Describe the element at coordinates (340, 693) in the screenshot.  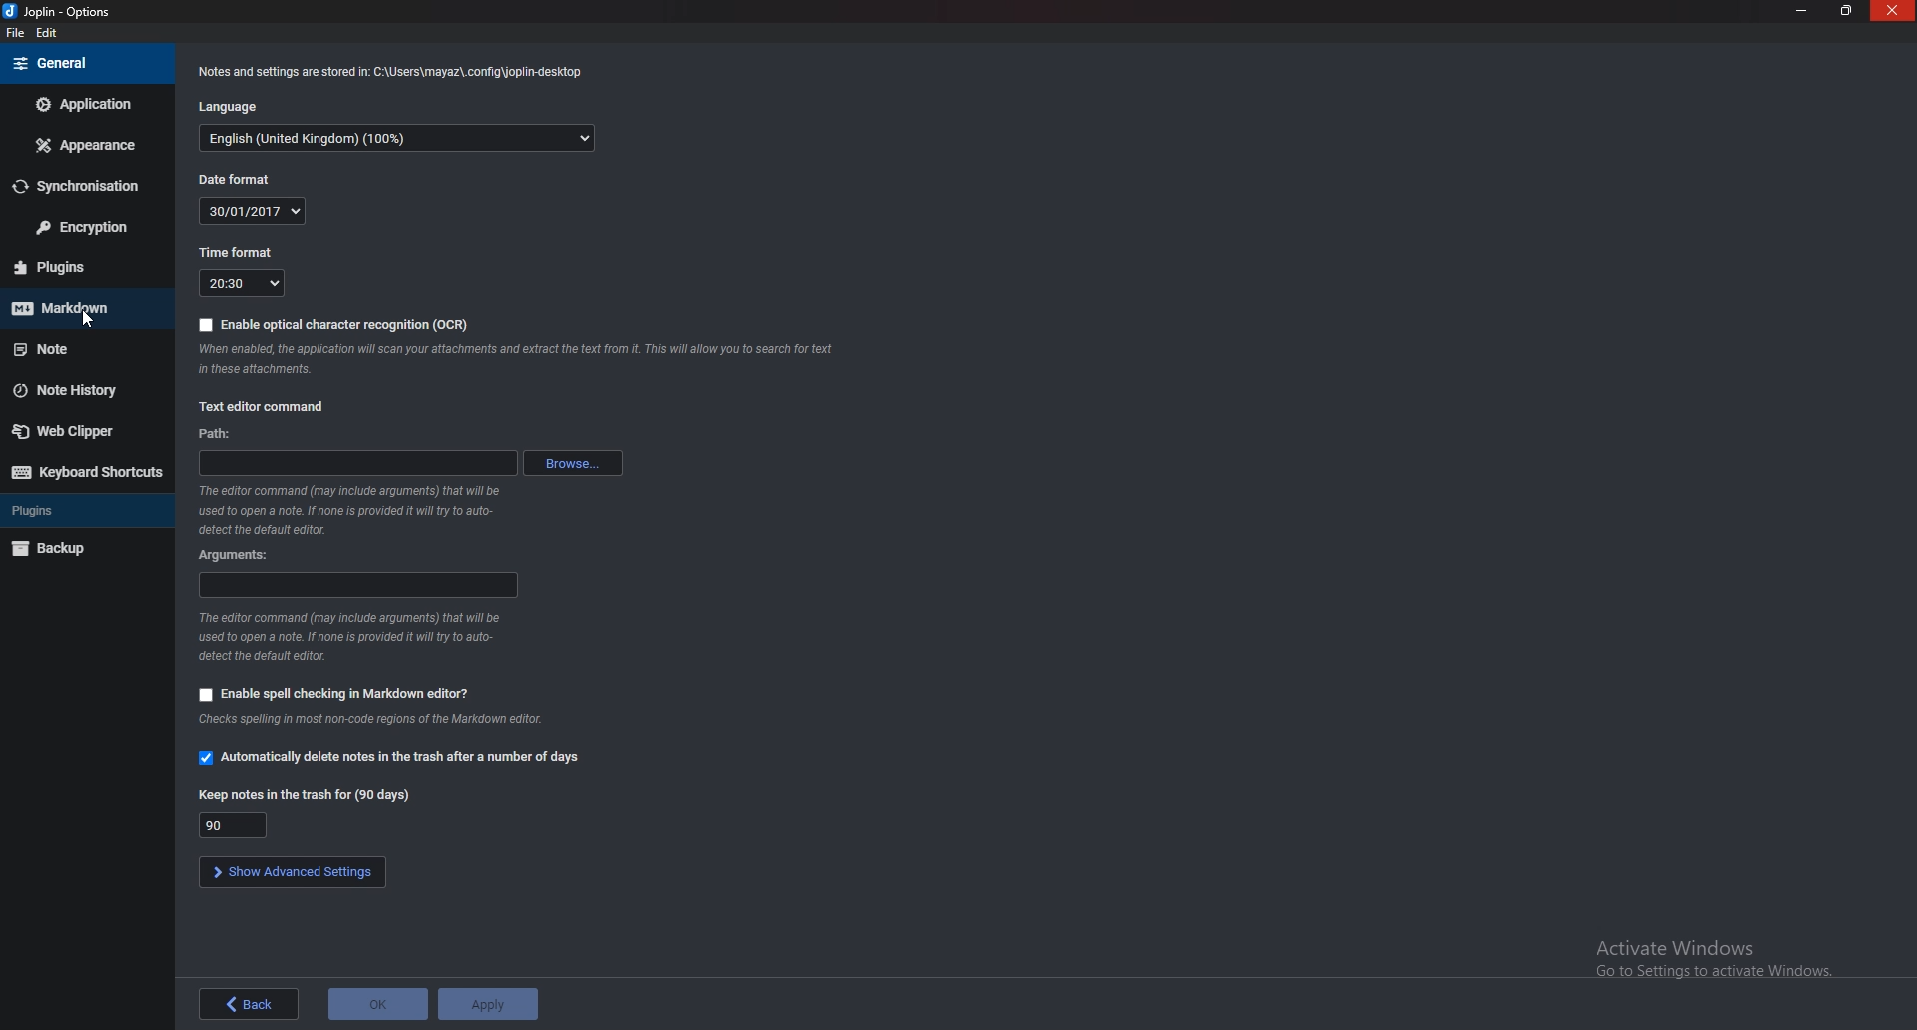
I see `enable spell checking` at that location.